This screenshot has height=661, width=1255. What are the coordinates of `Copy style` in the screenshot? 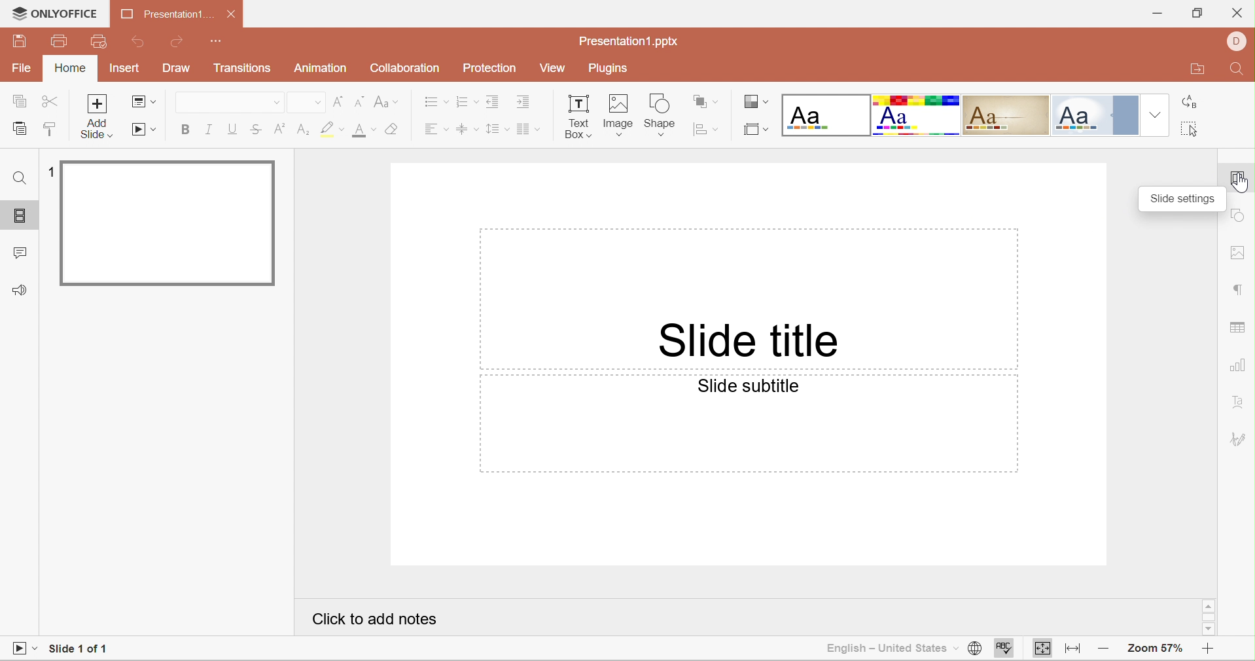 It's located at (49, 128).